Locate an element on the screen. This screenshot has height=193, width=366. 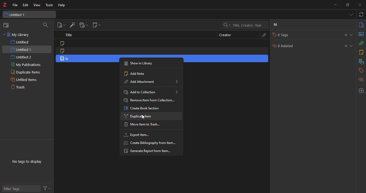
remove item from collection is located at coordinates (150, 101).